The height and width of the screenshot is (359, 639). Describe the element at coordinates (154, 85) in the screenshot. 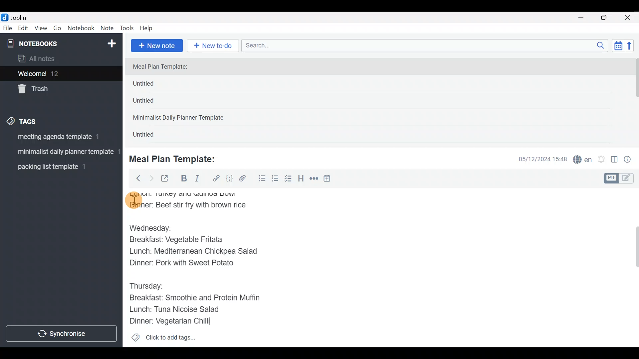

I see `Untitled` at that location.